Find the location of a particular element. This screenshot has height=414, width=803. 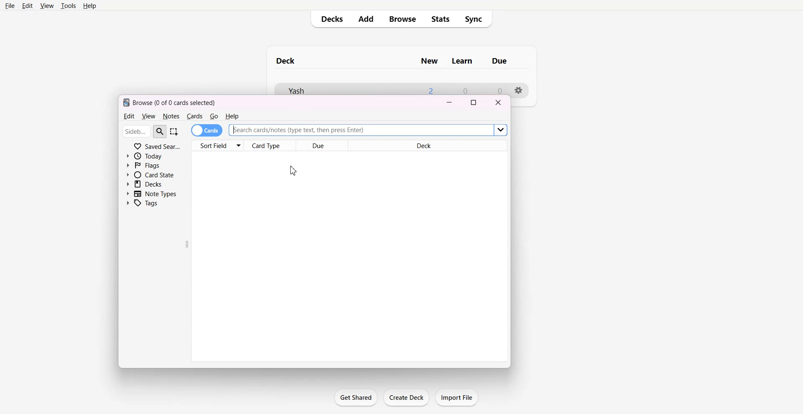

Due is located at coordinates (322, 146).